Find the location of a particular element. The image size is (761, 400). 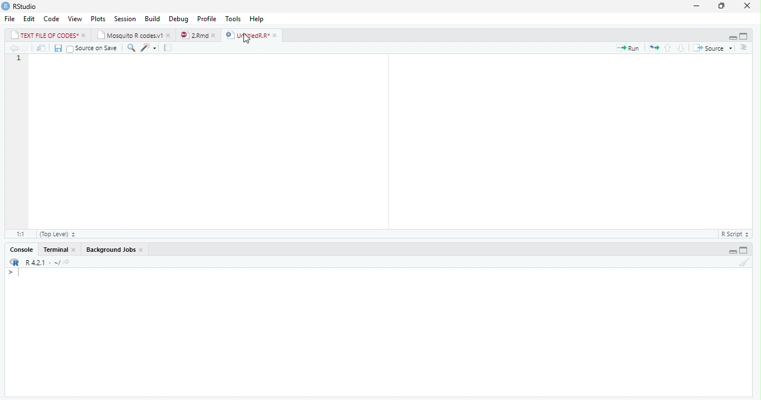

Background Jobs is located at coordinates (115, 250).